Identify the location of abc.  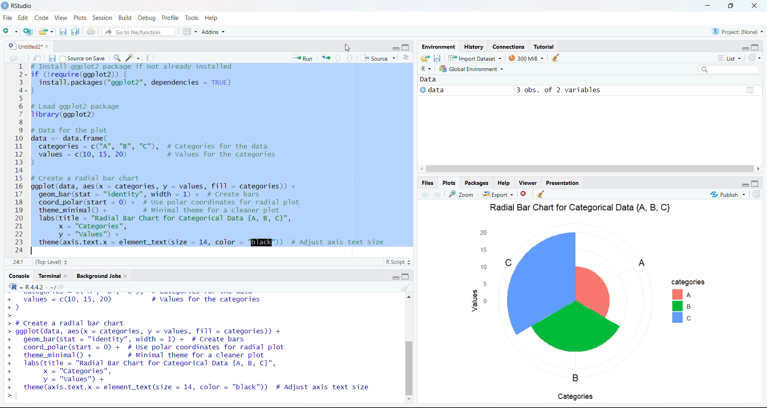
(683, 308).